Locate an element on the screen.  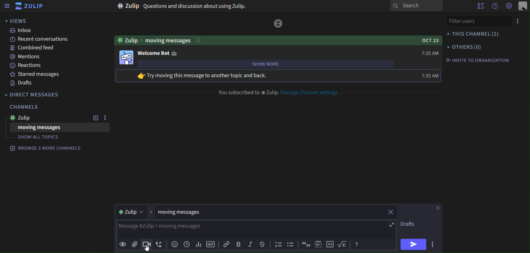
 is located at coordinates (279, 23).